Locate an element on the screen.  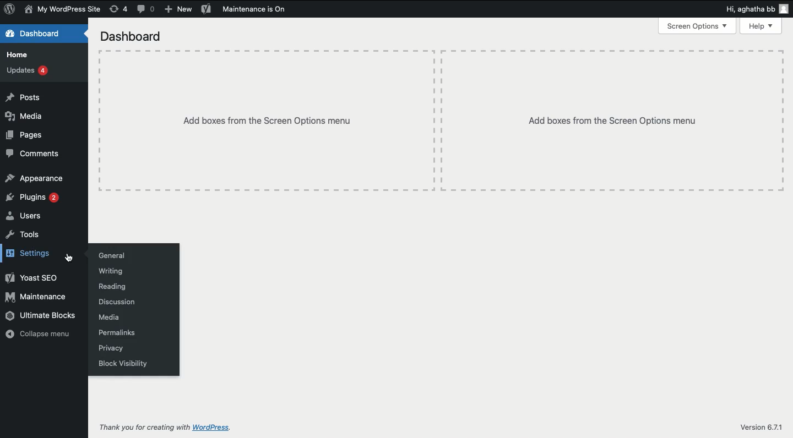
yoast seo is located at coordinates (34, 277).